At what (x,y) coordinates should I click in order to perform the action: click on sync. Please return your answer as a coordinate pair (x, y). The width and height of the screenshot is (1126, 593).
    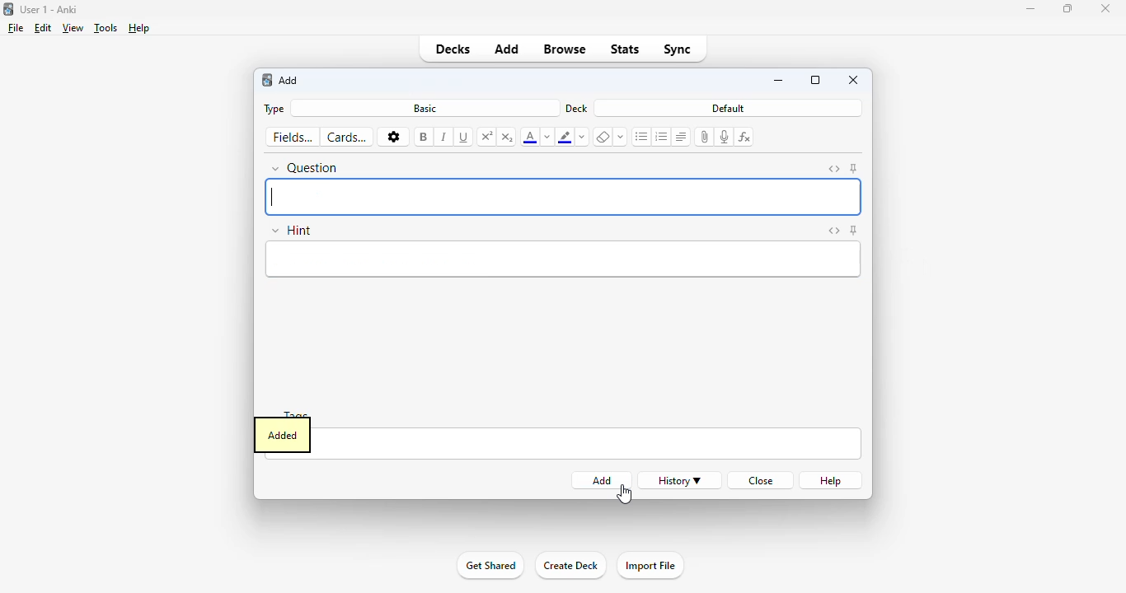
    Looking at the image, I should click on (676, 49).